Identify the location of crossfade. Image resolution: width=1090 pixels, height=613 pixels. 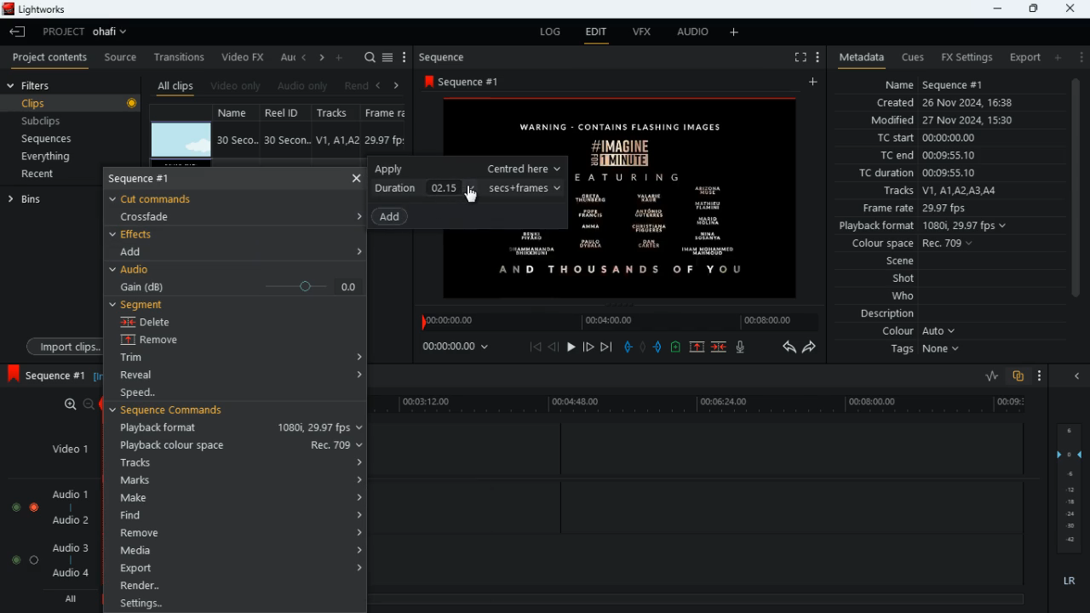
(155, 216).